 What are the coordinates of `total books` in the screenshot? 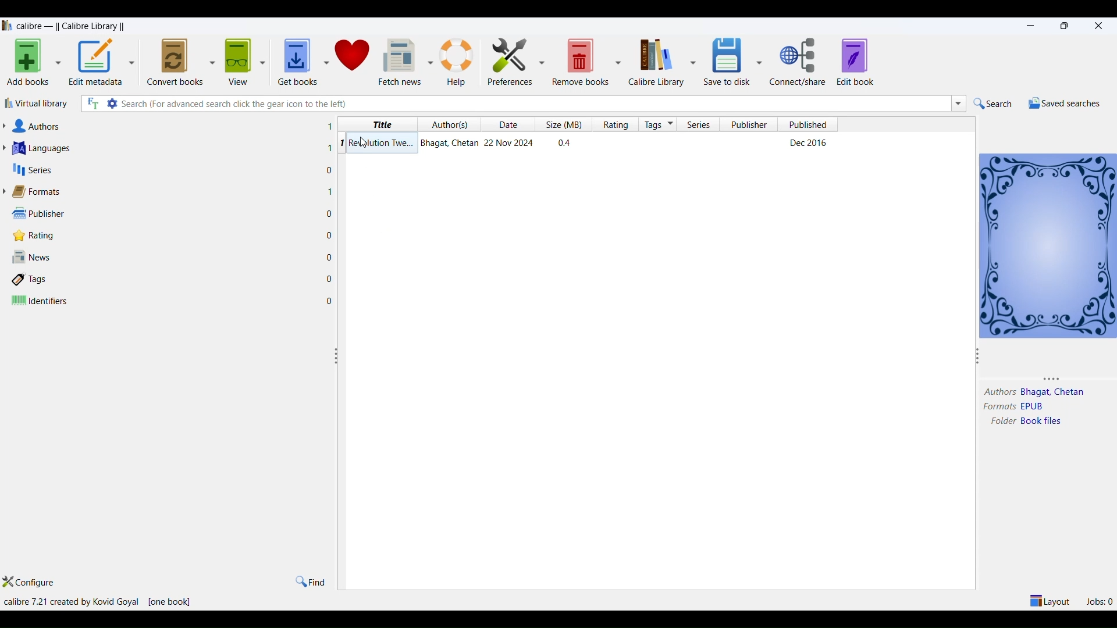 It's located at (174, 601).